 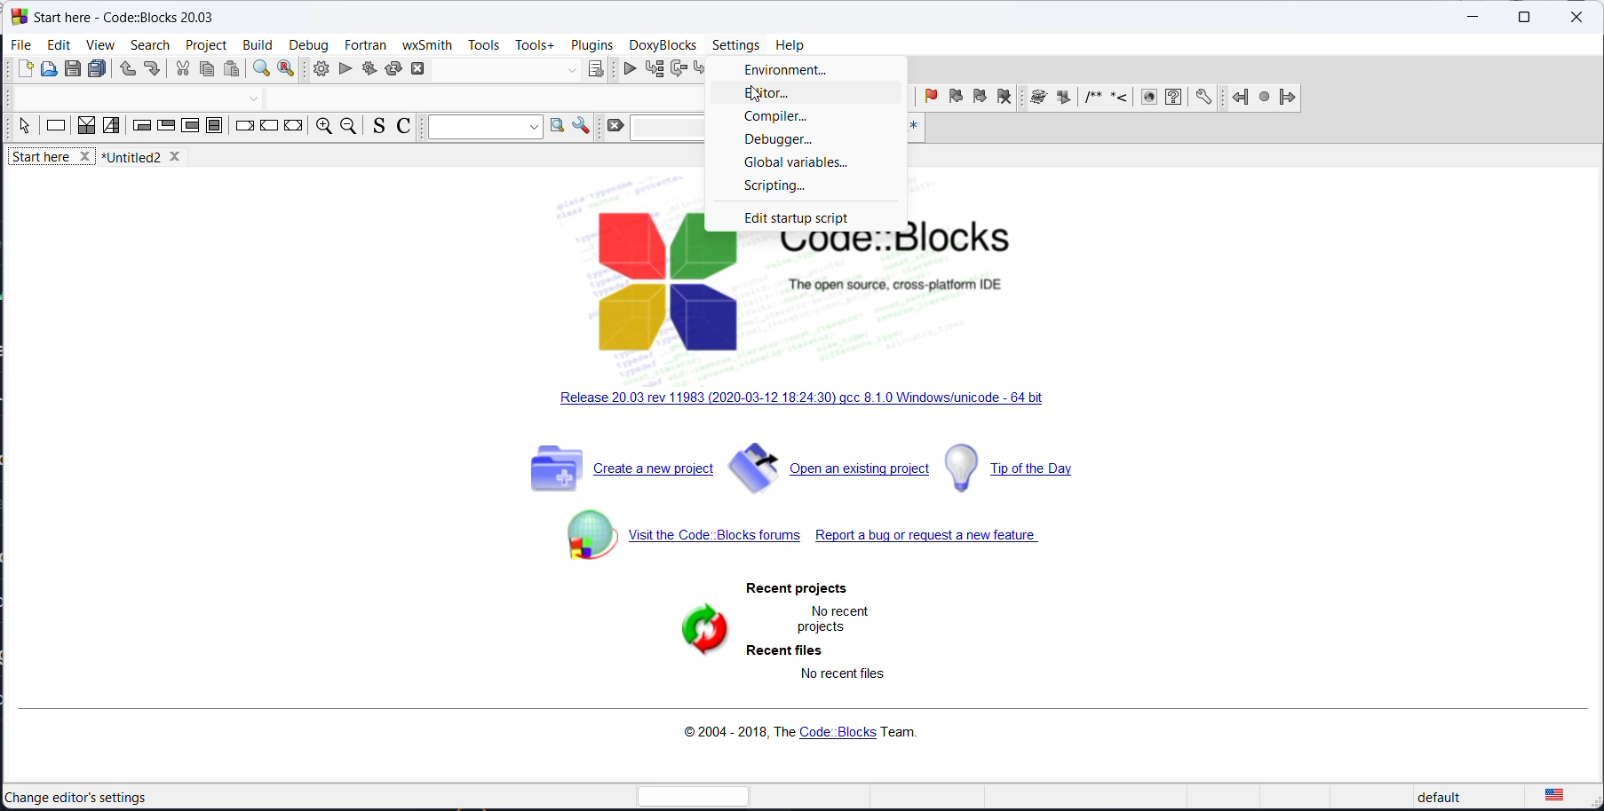 What do you see at coordinates (256, 43) in the screenshot?
I see `Build` at bounding box center [256, 43].